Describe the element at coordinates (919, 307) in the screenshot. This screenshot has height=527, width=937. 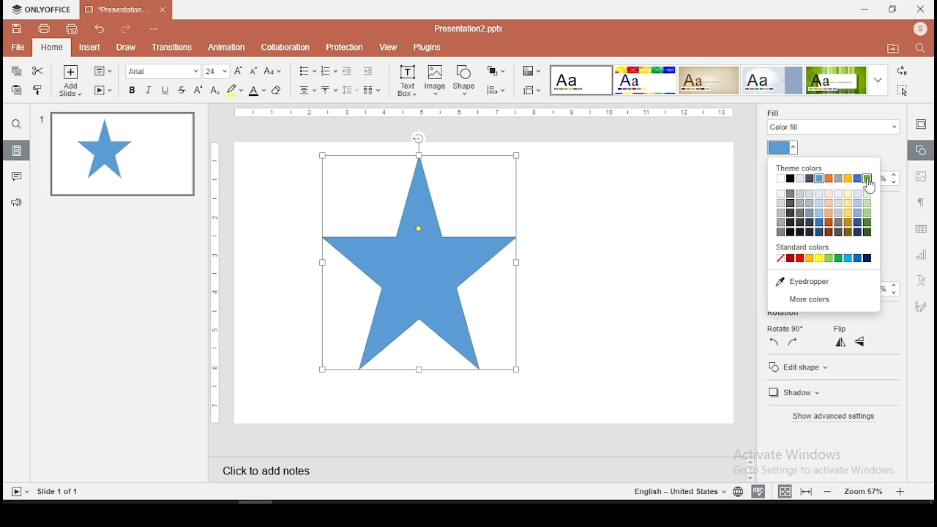
I see `` at that location.